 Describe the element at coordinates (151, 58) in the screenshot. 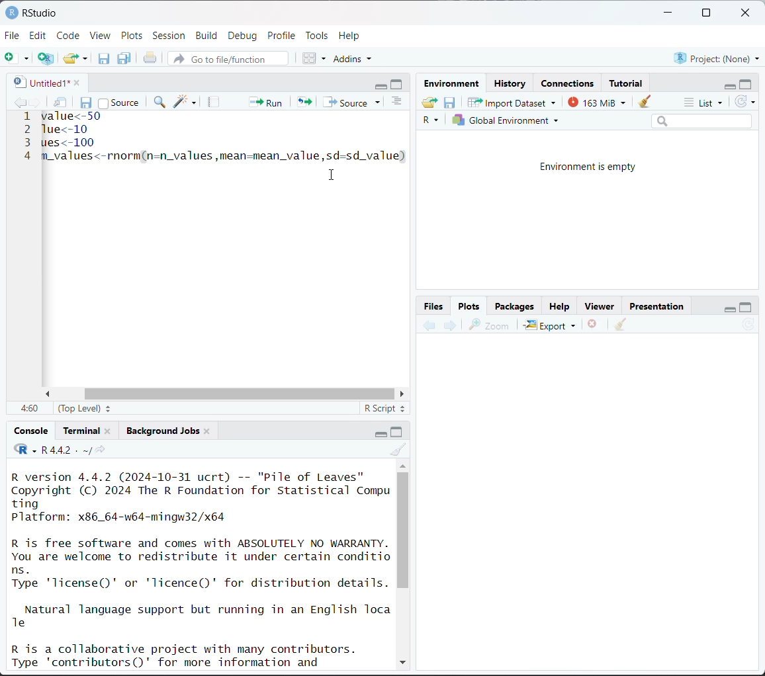

I see `print the current file` at that location.